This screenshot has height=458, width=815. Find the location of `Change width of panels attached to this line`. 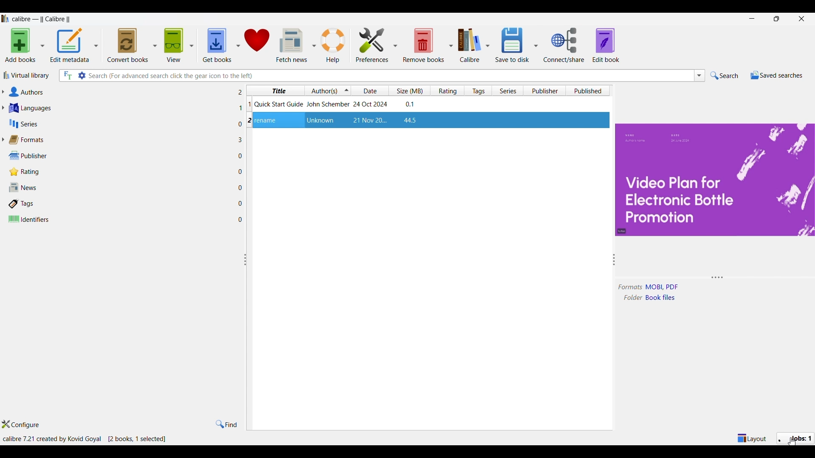

Change width of panels attached to this line is located at coordinates (611, 324).